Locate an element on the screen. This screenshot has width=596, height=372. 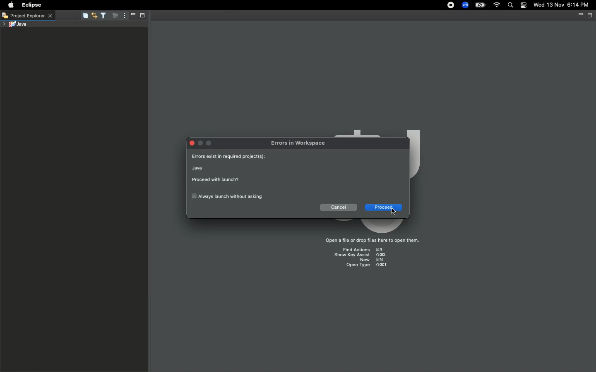
Java is located at coordinates (198, 168).